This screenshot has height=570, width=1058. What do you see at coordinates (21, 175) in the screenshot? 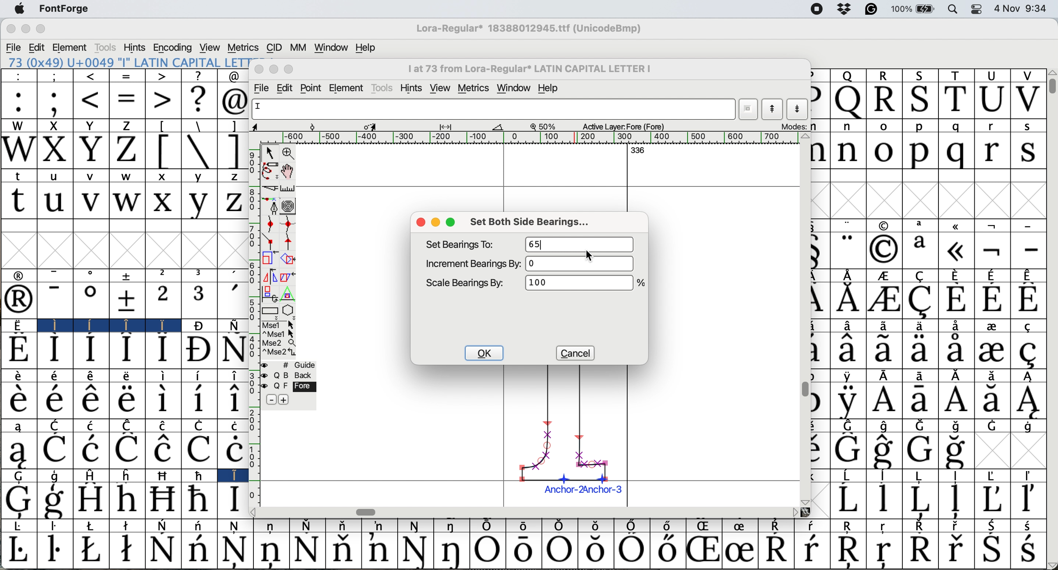
I see `t` at bounding box center [21, 175].